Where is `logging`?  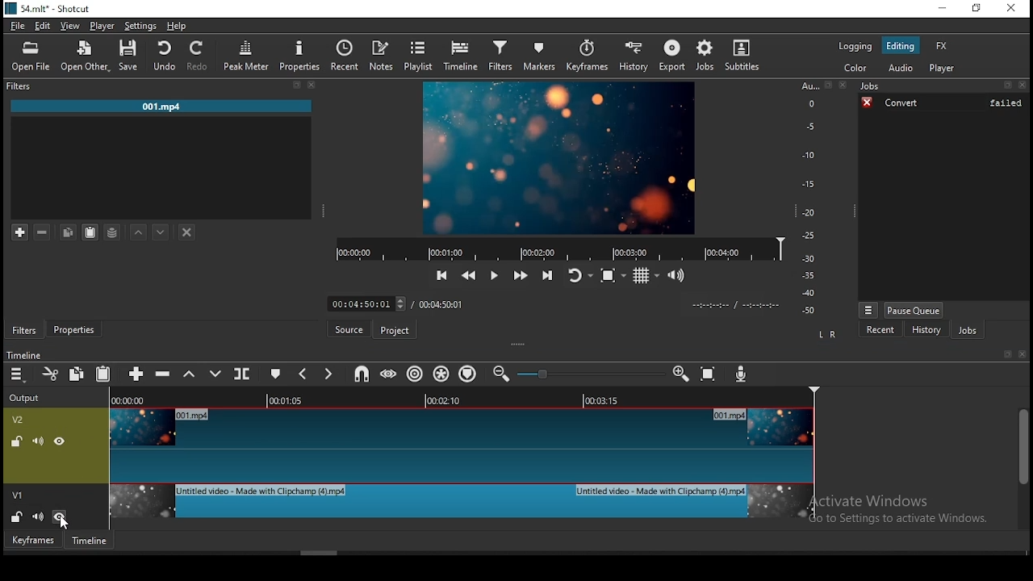
logging is located at coordinates (856, 47).